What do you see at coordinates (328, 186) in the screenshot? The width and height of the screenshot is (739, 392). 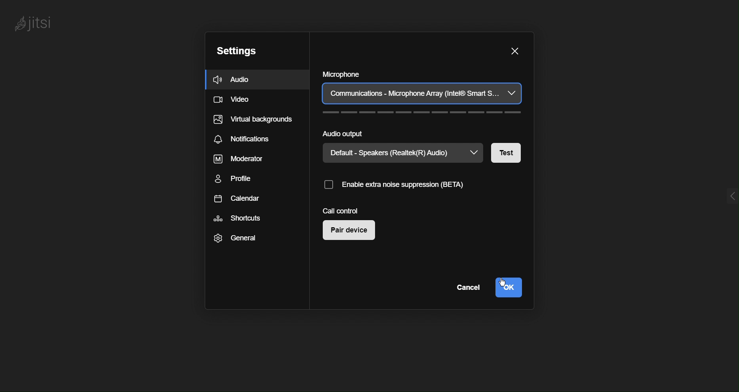 I see `Checkbox` at bounding box center [328, 186].